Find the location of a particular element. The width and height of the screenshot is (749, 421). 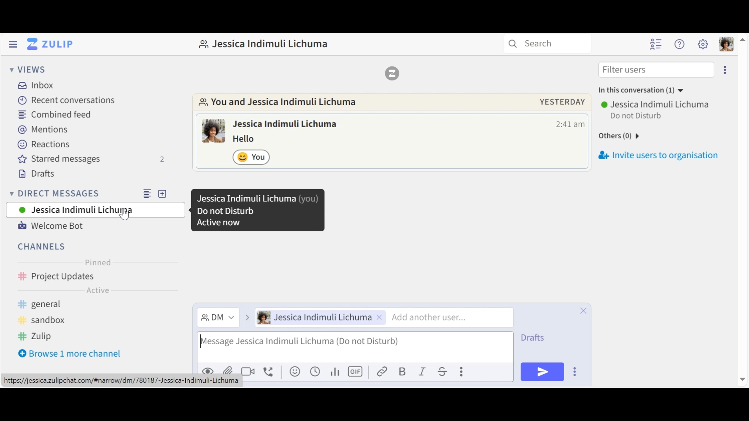

general is located at coordinates (71, 305).